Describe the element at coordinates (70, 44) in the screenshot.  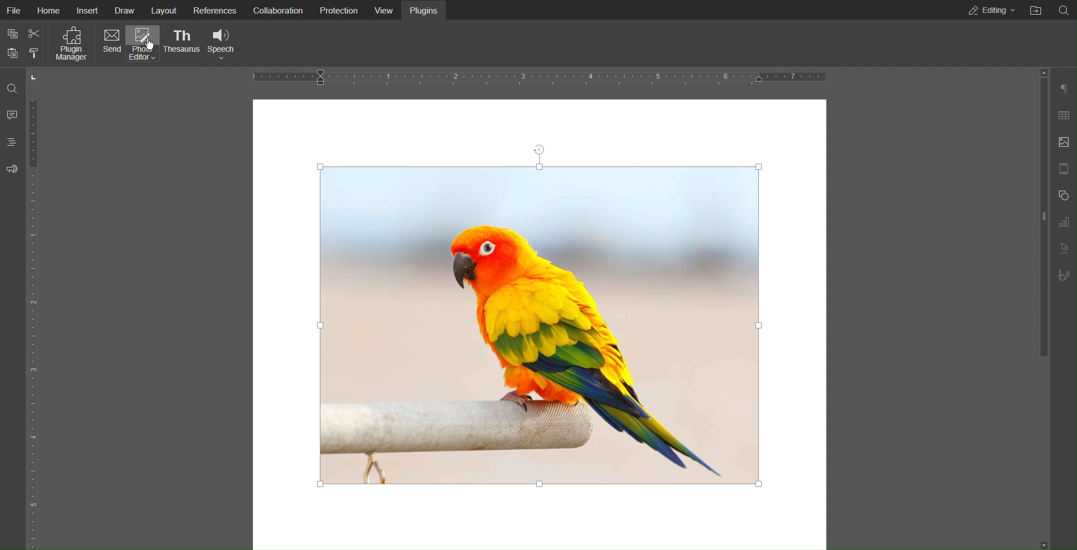
I see `Plugin Manager` at that location.